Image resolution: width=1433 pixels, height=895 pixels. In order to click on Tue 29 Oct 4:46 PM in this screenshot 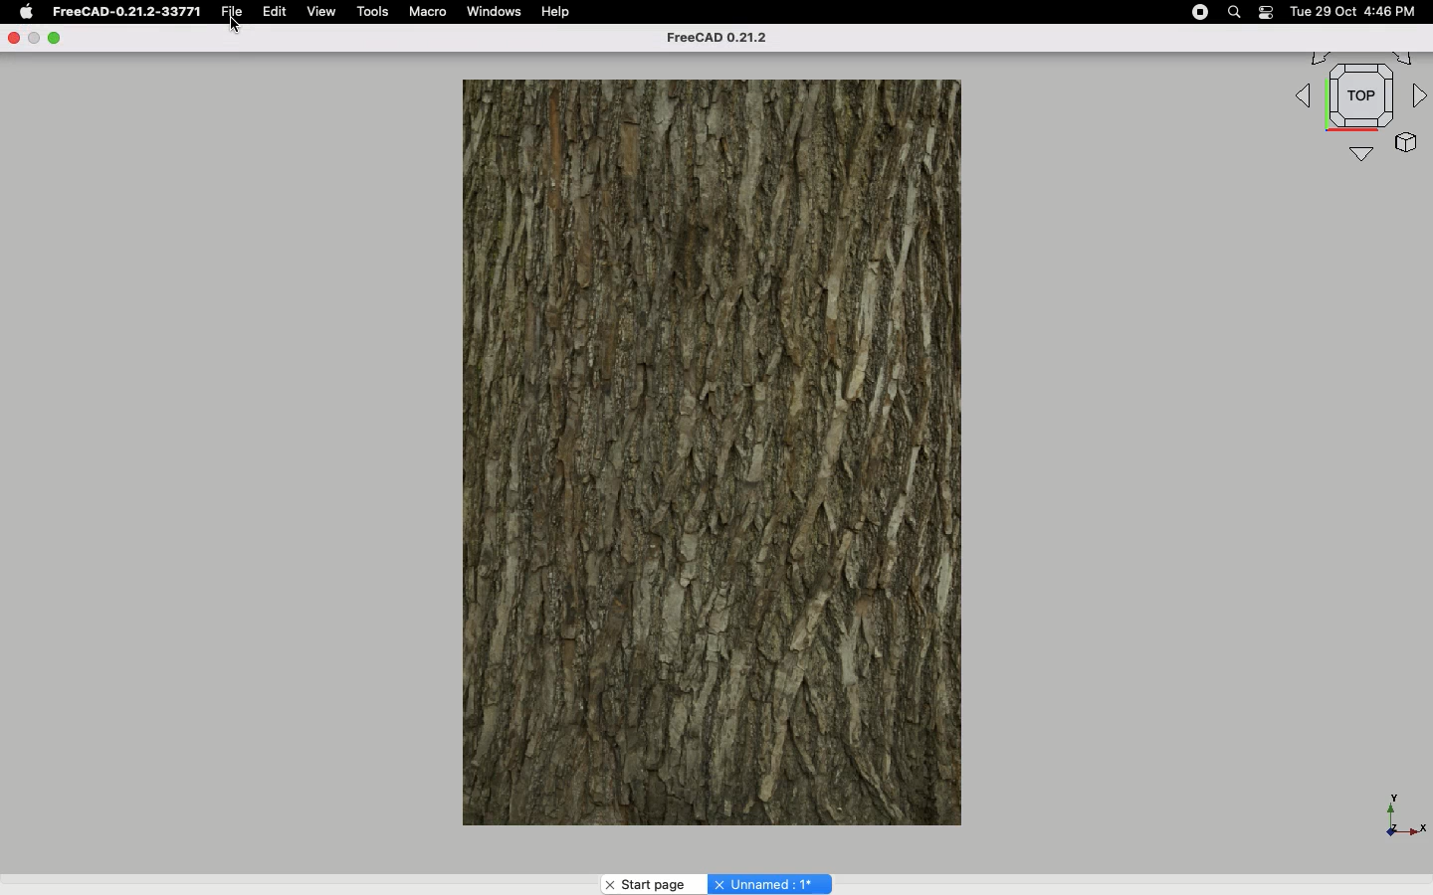, I will do `click(1349, 12)`.